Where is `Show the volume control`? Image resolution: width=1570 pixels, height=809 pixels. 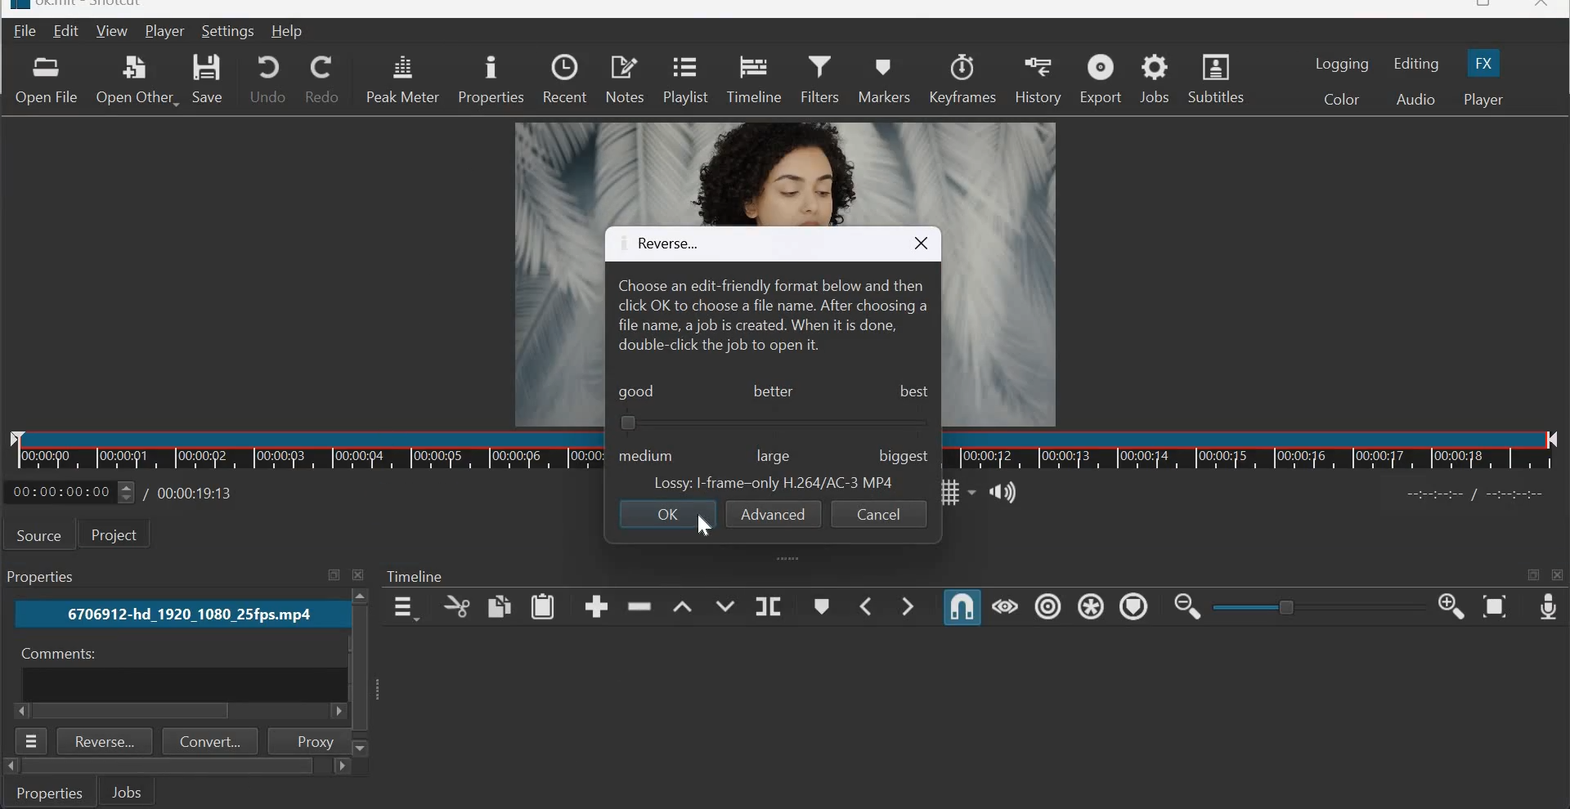 Show the volume control is located at coordinates (1005, 489).